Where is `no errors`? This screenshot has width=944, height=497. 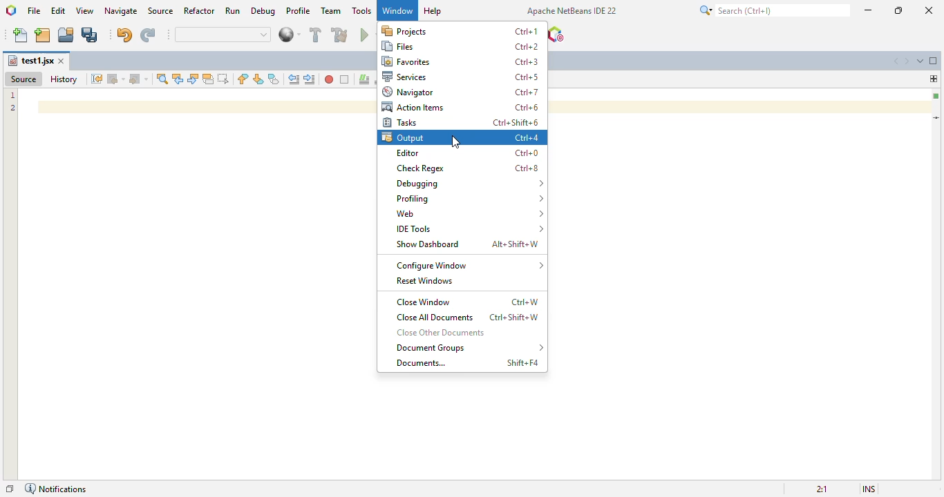 no errors is located at coordinates (936, 96).